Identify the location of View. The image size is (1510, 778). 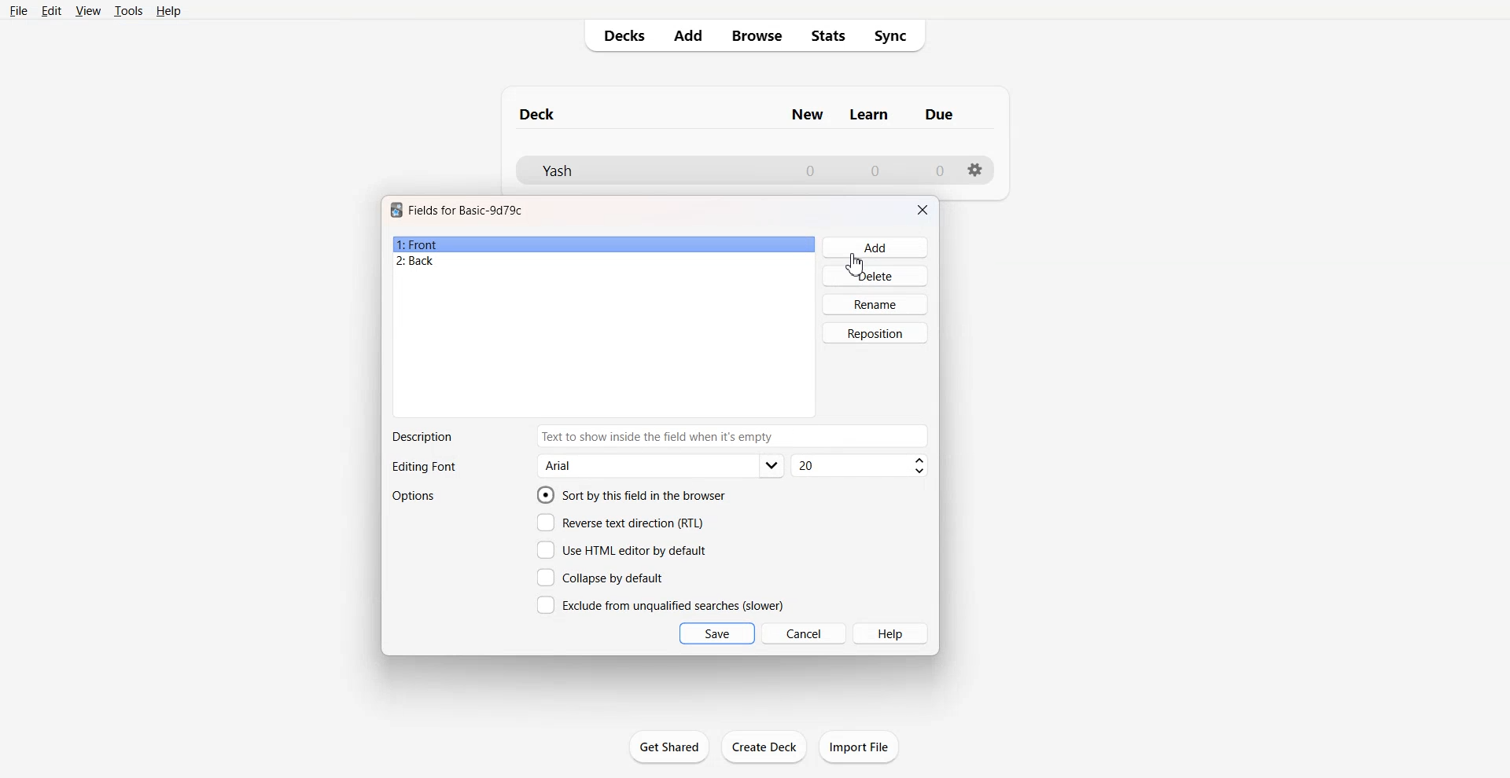
(89, 10).